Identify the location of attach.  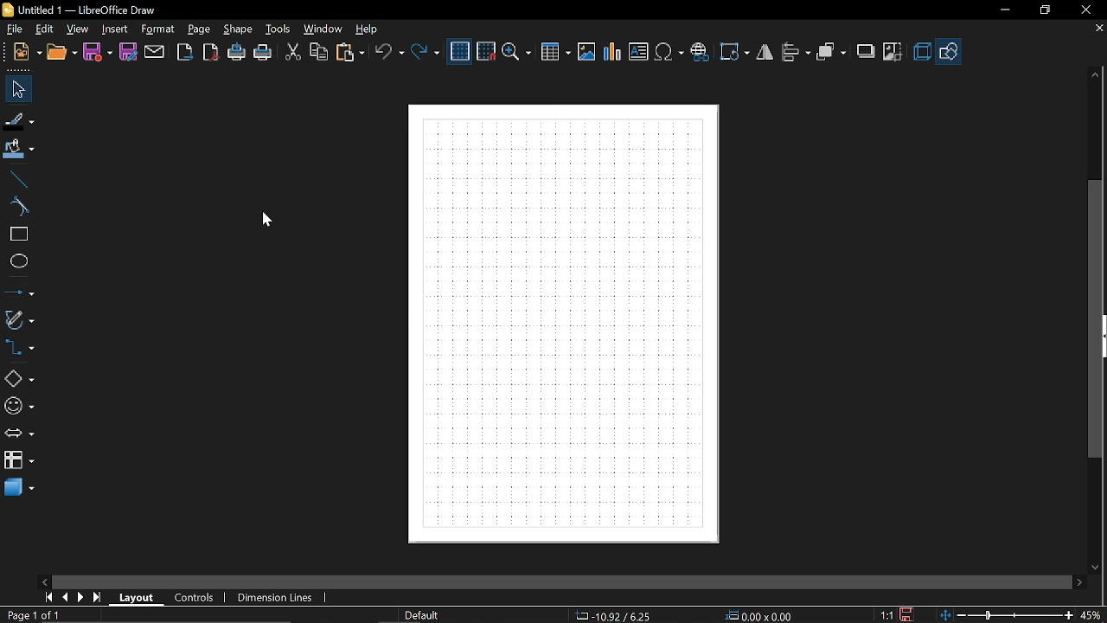
(156, 53).